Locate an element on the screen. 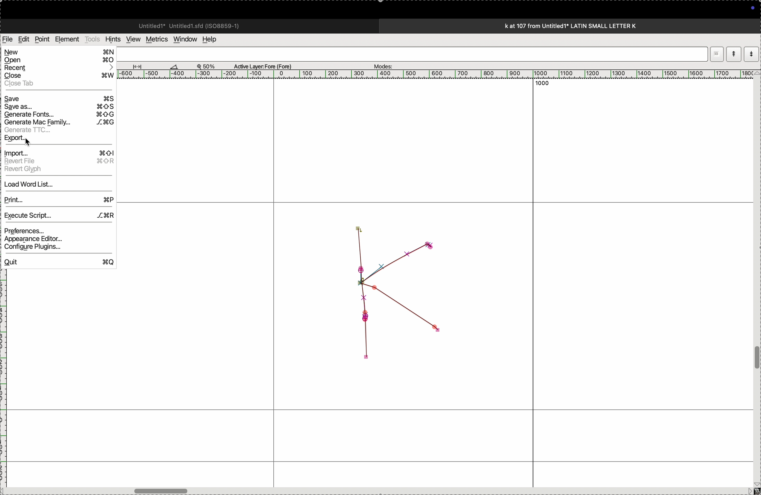 Image resolution: width=761 pixels, height=495 pixels. prefrences is located at coordinates (55, 231).